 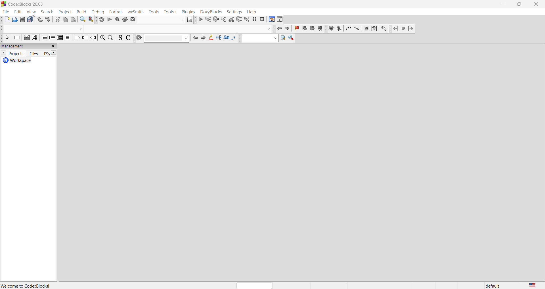 I want to click on previous, so click(x=3, y=53).